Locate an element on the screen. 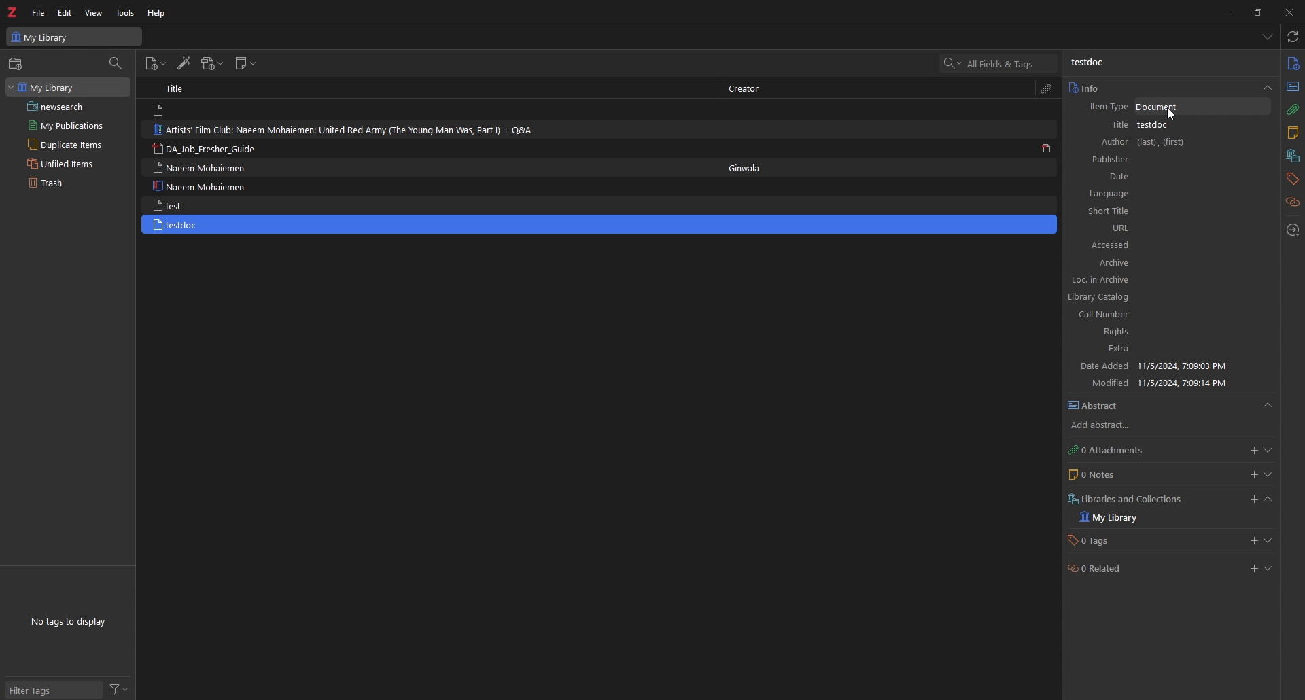 This screenshot has height=700, width=1305. list all items is located at coordinates (1268, 37).